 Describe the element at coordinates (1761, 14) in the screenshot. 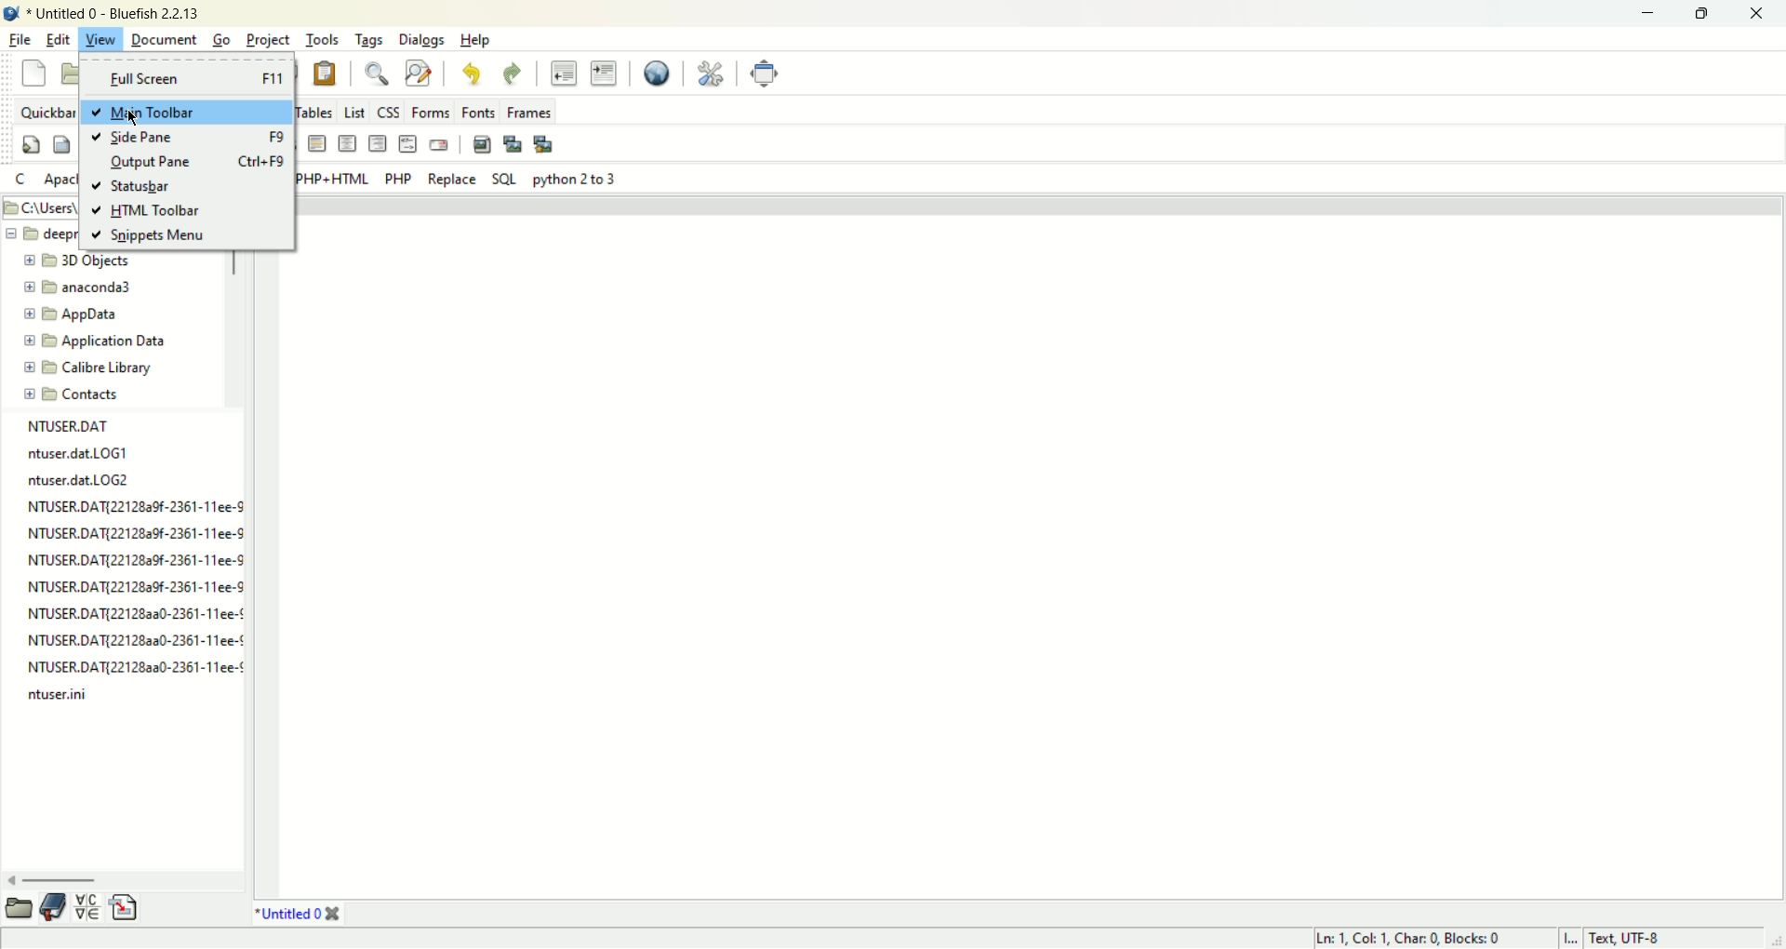

I see `close` at that location.